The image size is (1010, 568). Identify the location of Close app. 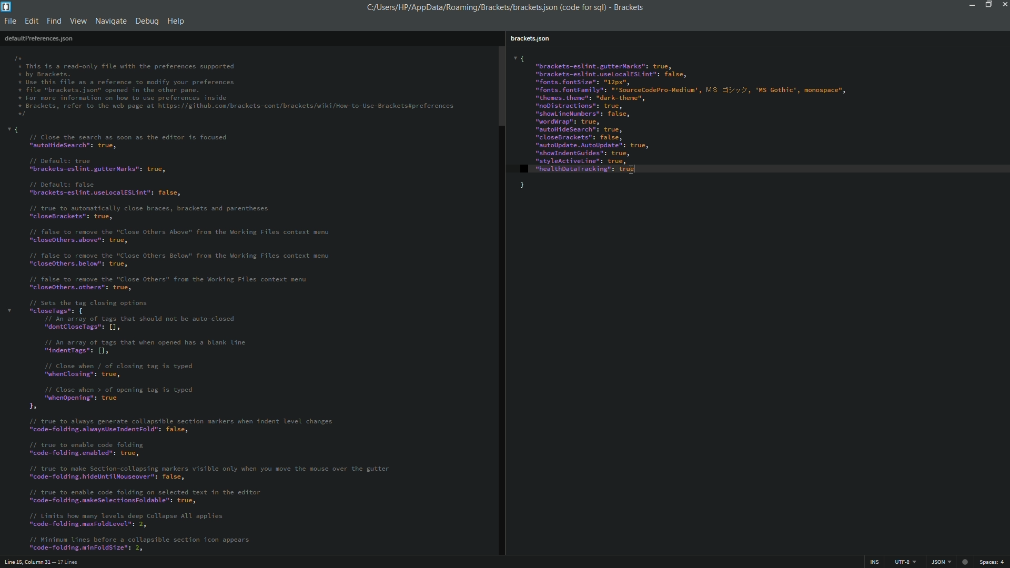
(1004, 4).